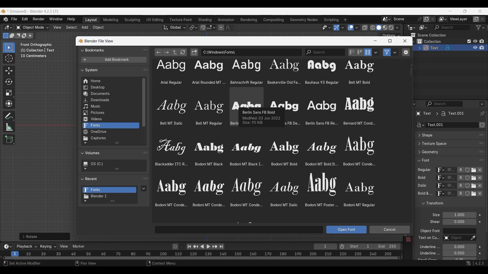  Describe the element at coordinates (111, 119) in the screenshot. I see `Videos folder` at that location.